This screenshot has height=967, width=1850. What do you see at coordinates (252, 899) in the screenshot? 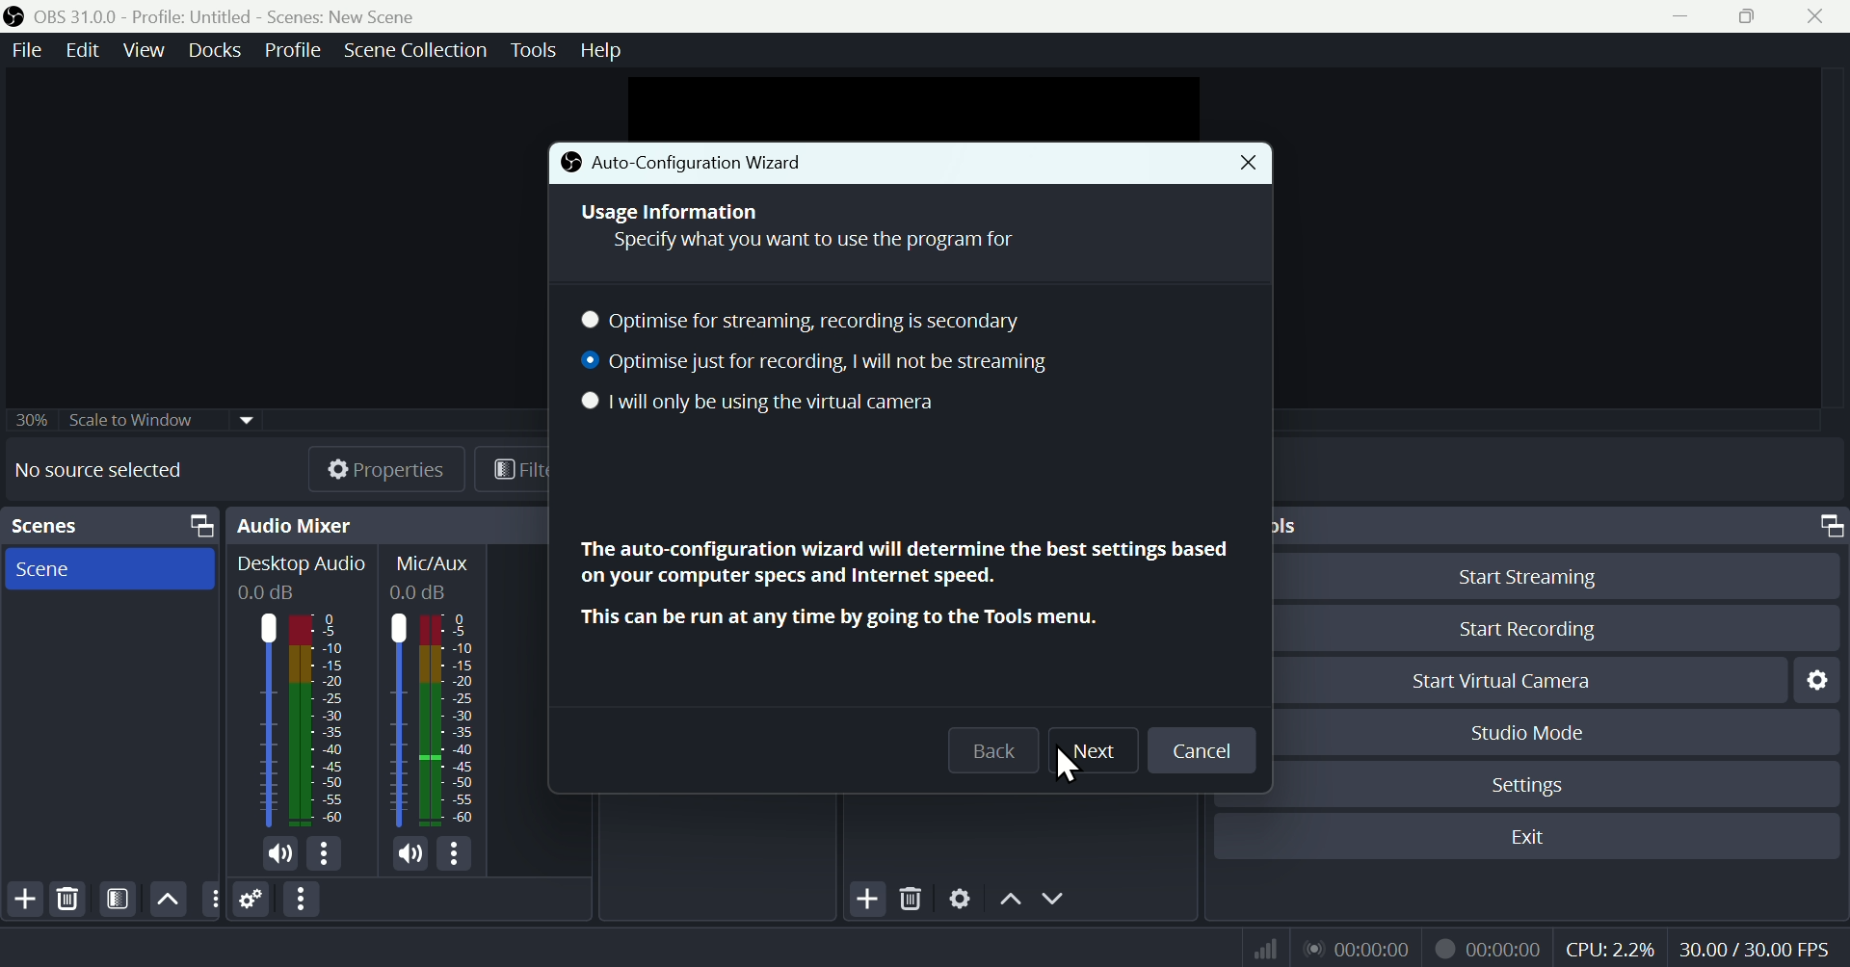
I see `Settings` at bounding box center [252, 899].